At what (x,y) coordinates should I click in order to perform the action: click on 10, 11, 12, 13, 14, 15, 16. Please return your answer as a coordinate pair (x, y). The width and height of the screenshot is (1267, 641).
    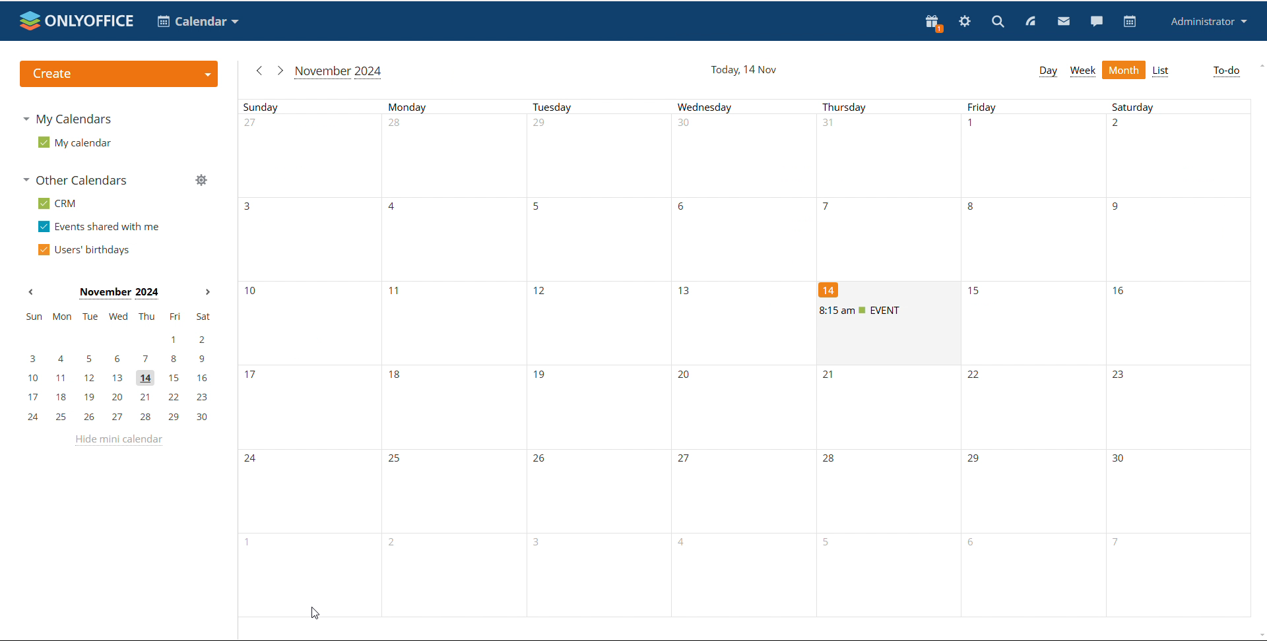
    Looking at the image, I should click on (117, 379).